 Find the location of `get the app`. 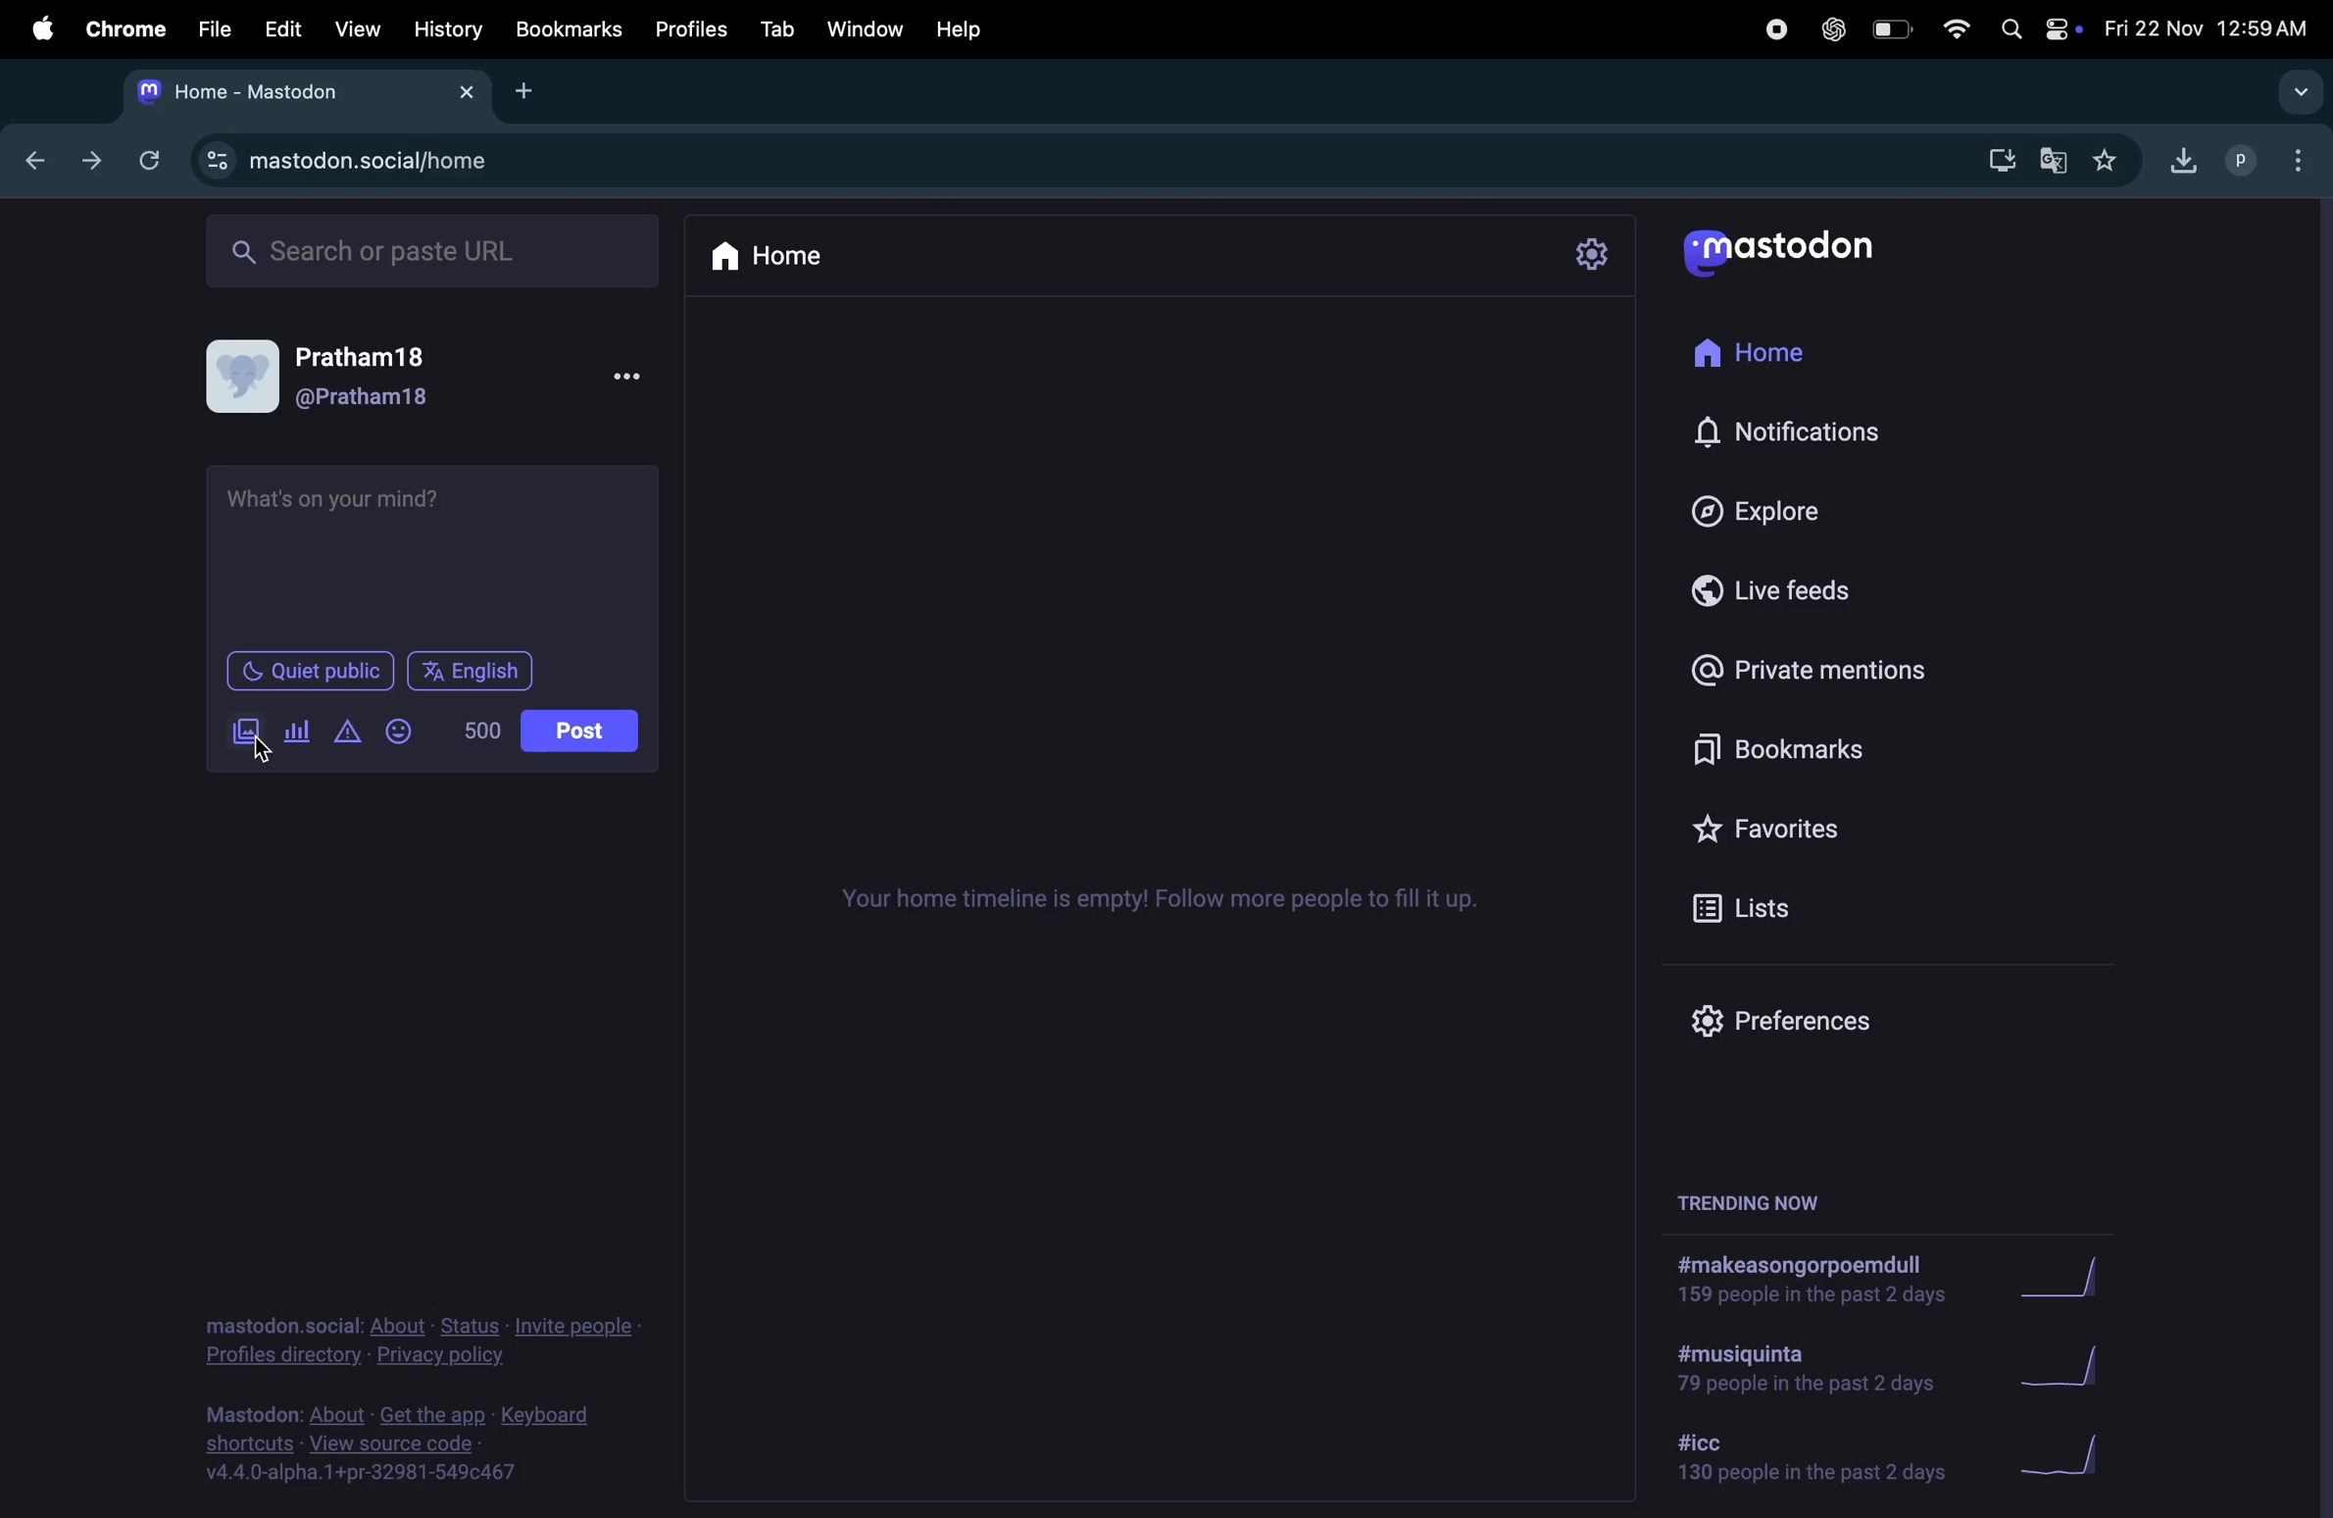

get the app is located at coordinates (436, 1413).